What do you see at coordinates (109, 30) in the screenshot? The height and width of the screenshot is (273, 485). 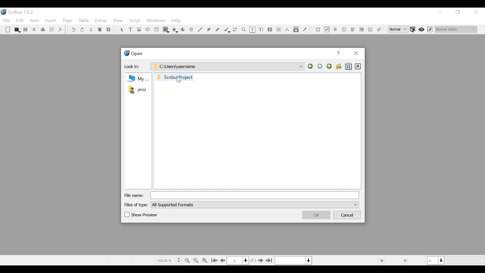 I see `Paste` at bounding box center [109, 30].